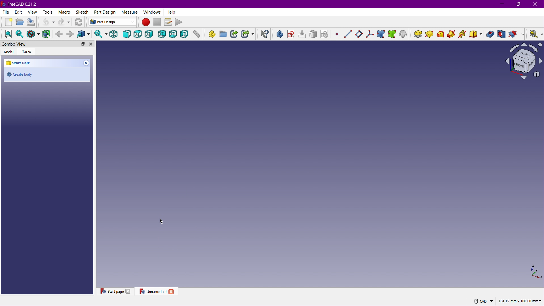  Describe the element at coordinates (9, 52) in the screenshot. I see `Model` at that location.